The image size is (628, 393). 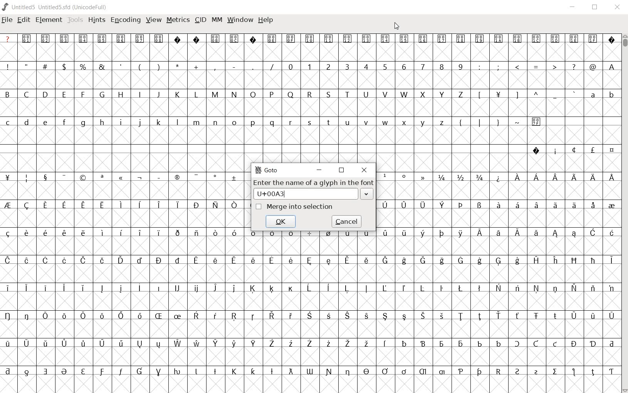 I want to click on Symbol, so click(x=291, y=260).